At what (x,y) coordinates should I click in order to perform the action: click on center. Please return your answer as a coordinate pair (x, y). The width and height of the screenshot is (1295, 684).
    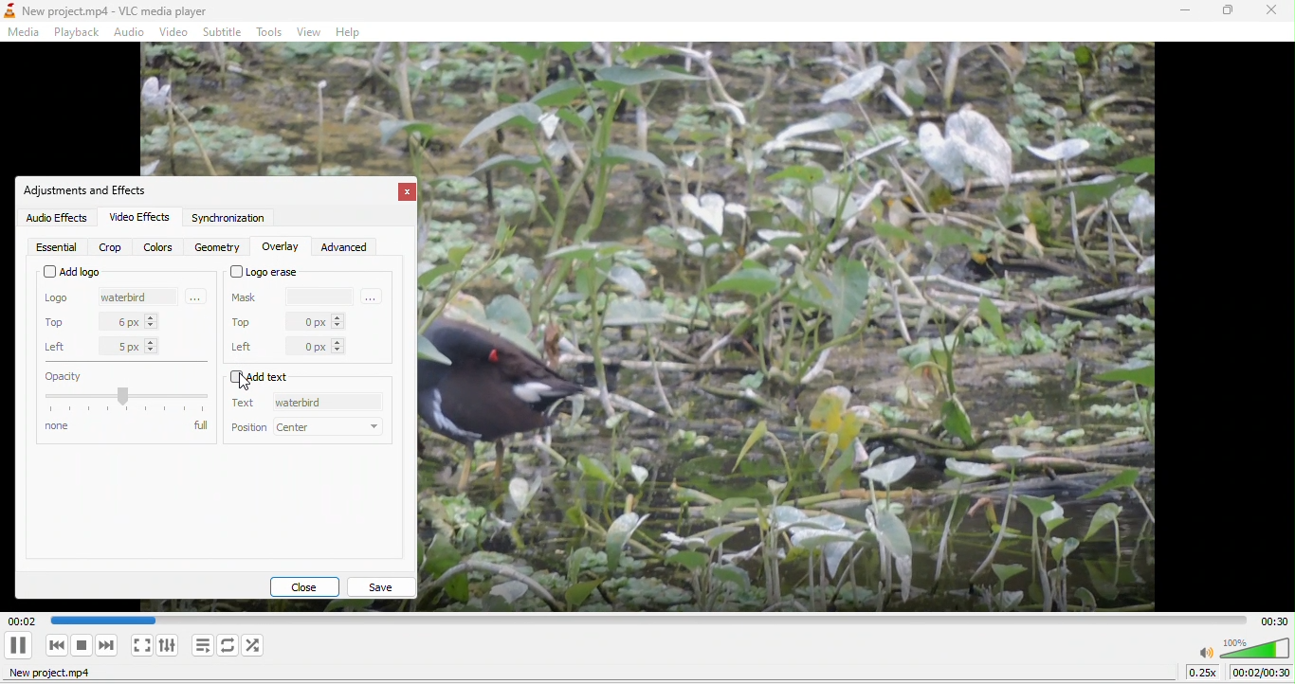
    Looking at the image, I should click on (330, 427).